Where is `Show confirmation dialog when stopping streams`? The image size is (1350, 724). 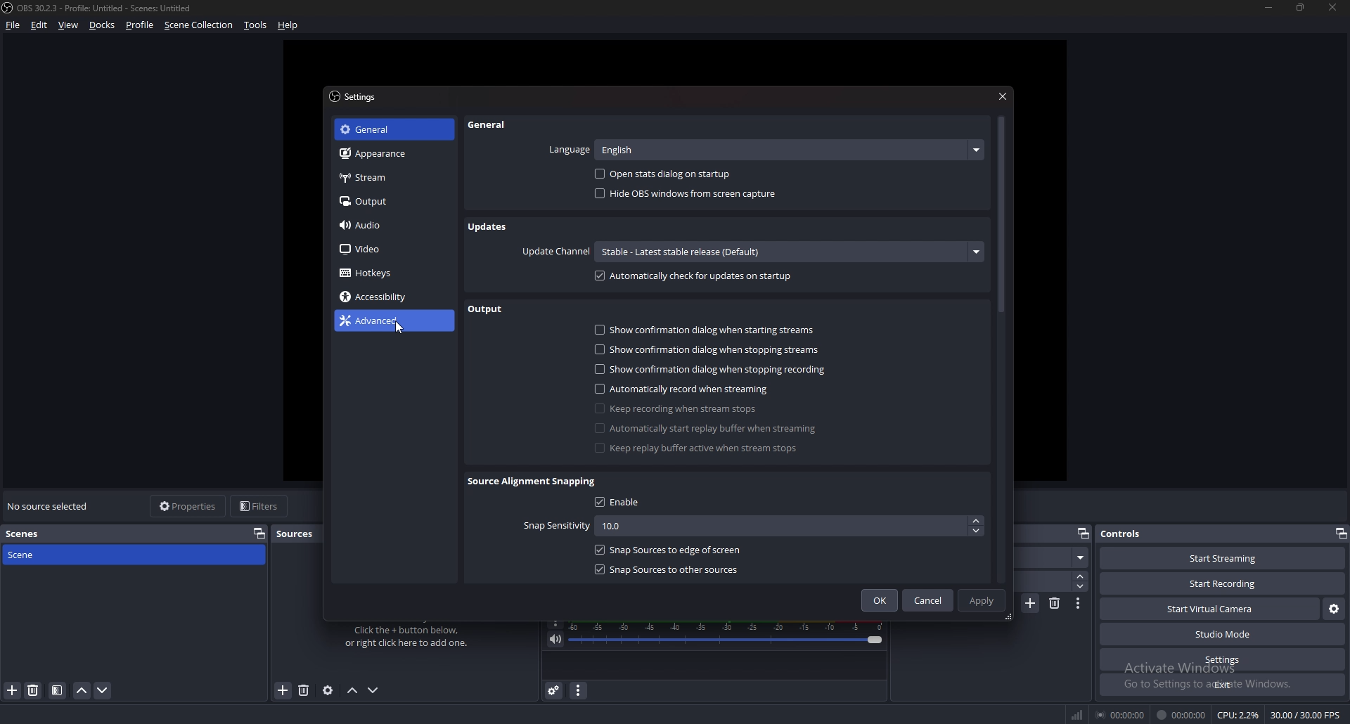
Show confirmation dialog when stopping streams is located at coordinates (706, 351).